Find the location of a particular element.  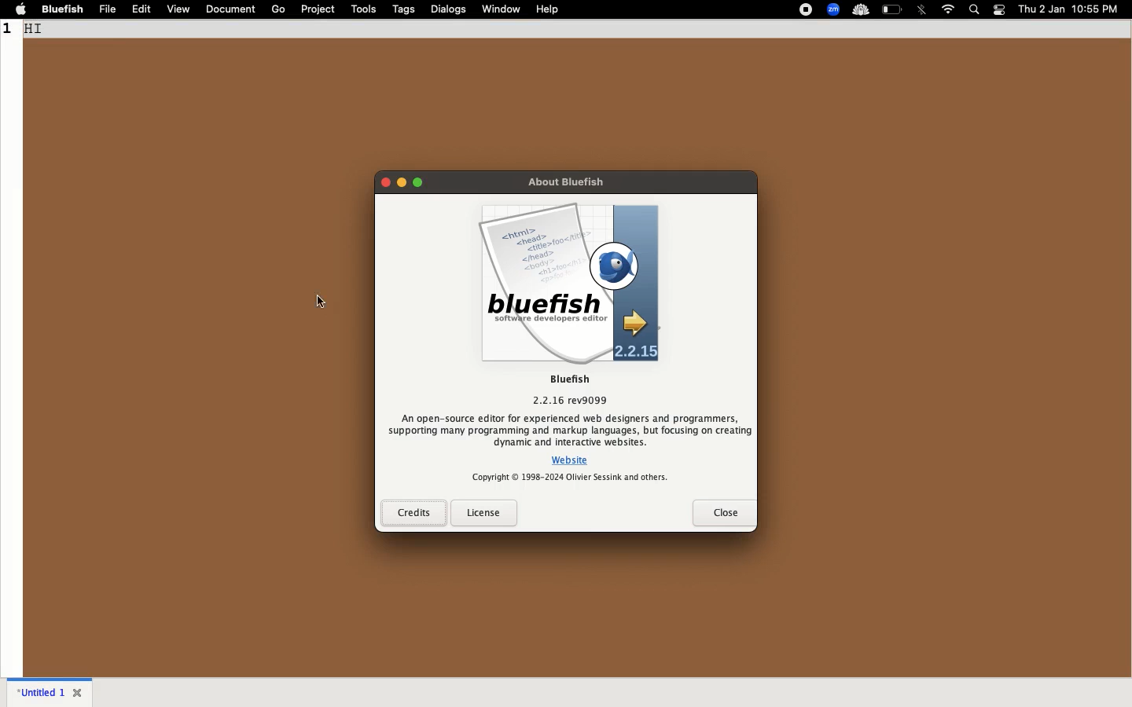

logo is located at coordinates (569, 284).